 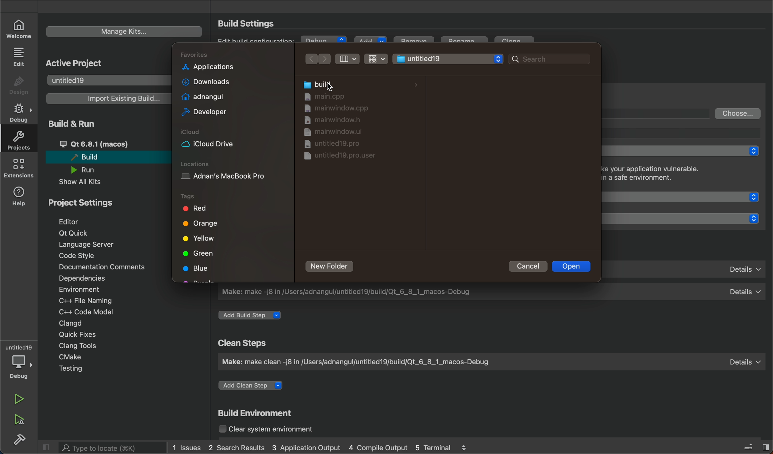 I want to click on might make your application vulnerable only use in a safe environment., so click(x=667, y=175).